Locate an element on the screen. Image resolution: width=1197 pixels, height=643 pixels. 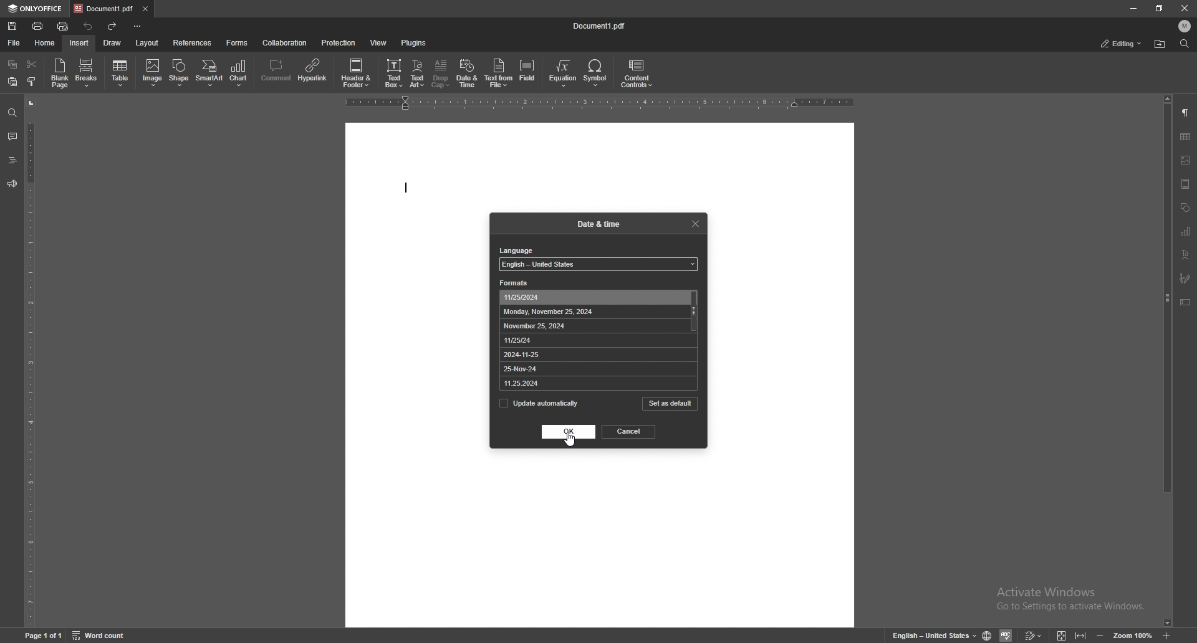
comment is located at coordinates (276, 72).